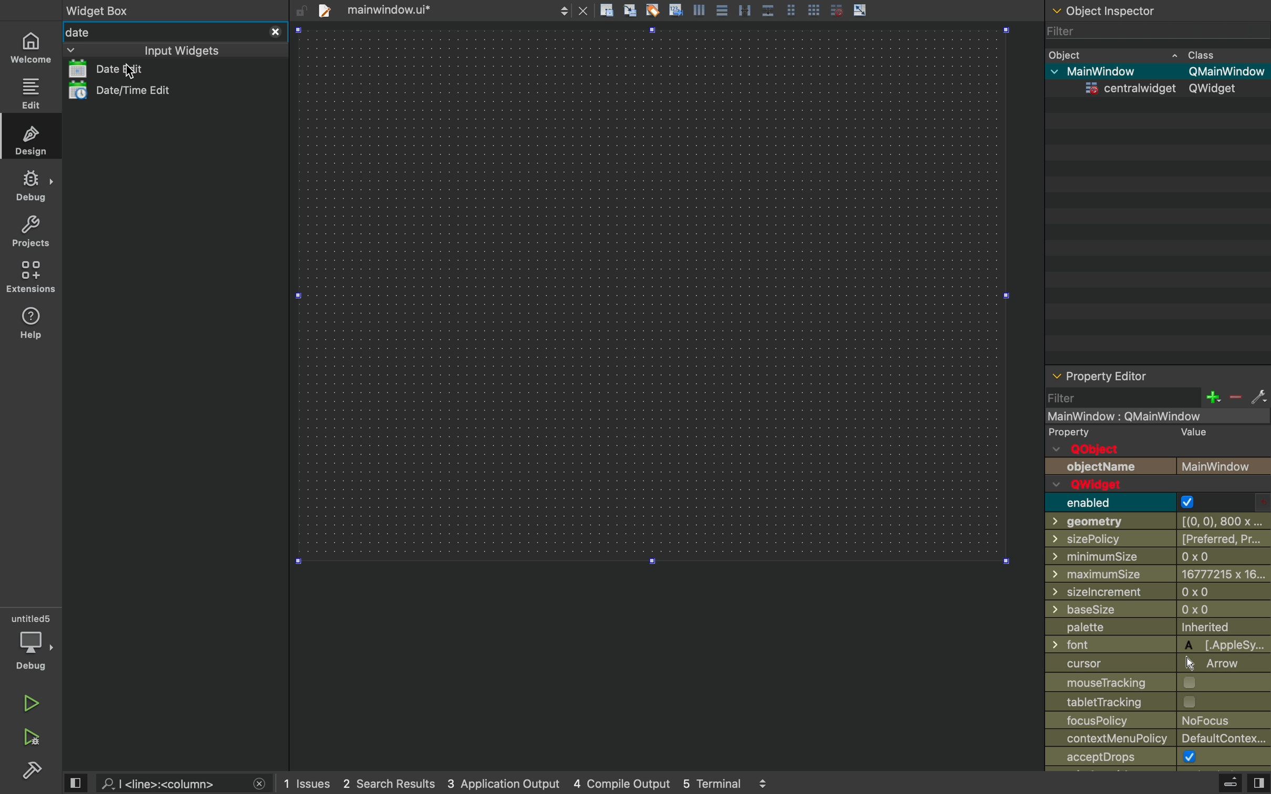  I want to click on edit, so click(30, 93).